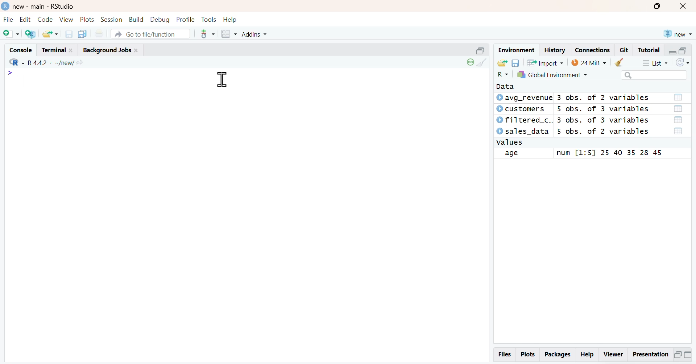 The width and height of the screenshot is (696, 364). I want to click on New File, so click(11, 34).